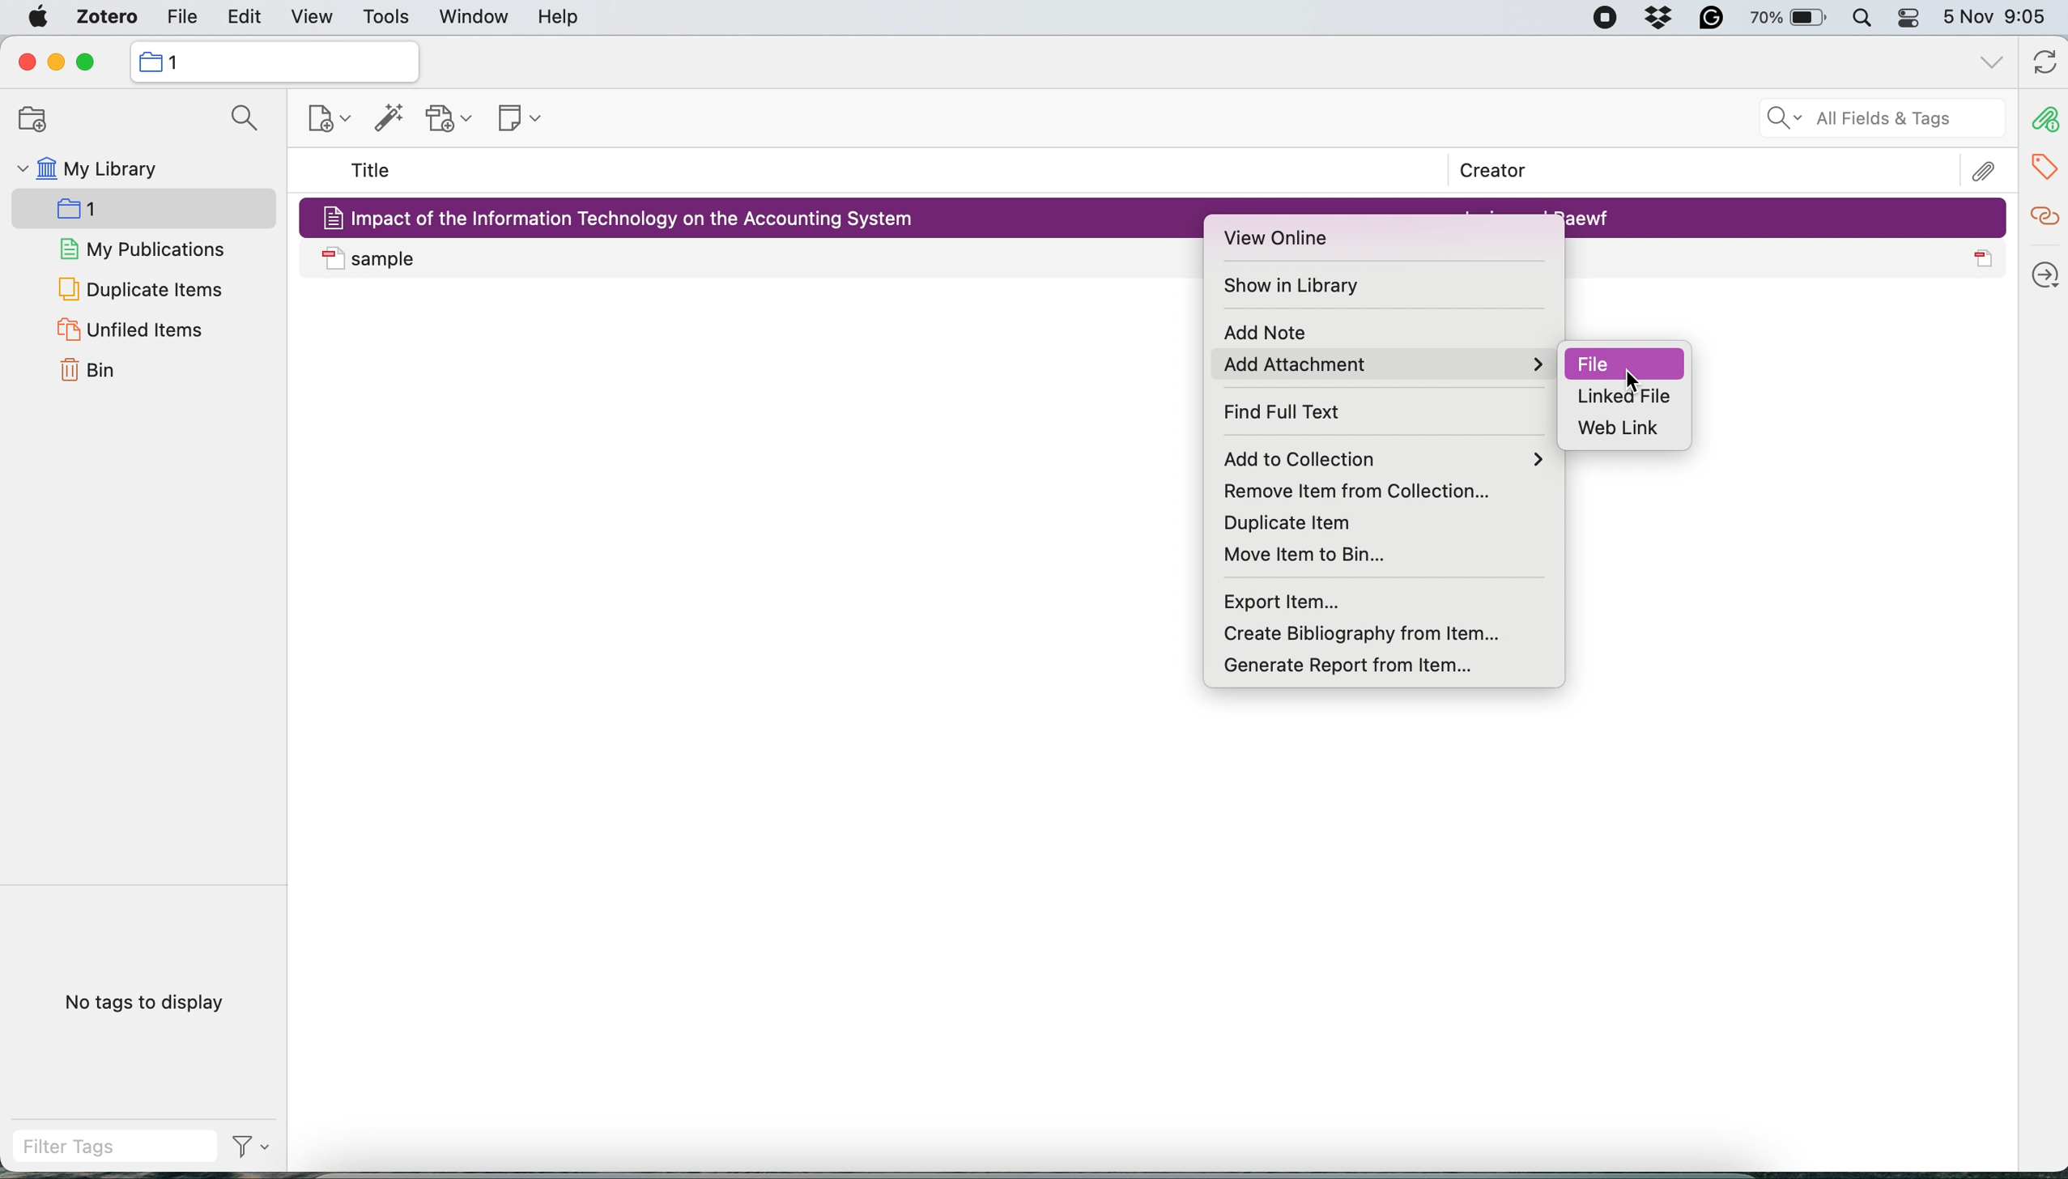 This screenshot has height=1179, width=2068. What do you see at coordinates (1381, 364) in the screenshot?
I see `add attachment` at bounding box center [1381, 364].